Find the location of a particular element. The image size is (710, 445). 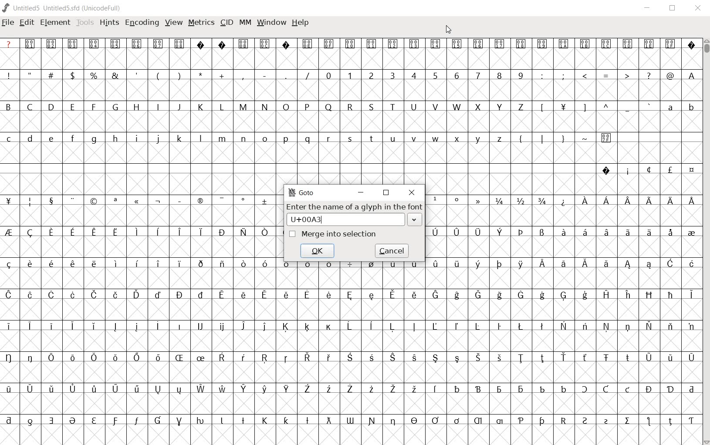

; is located at coordinates (563, 76).